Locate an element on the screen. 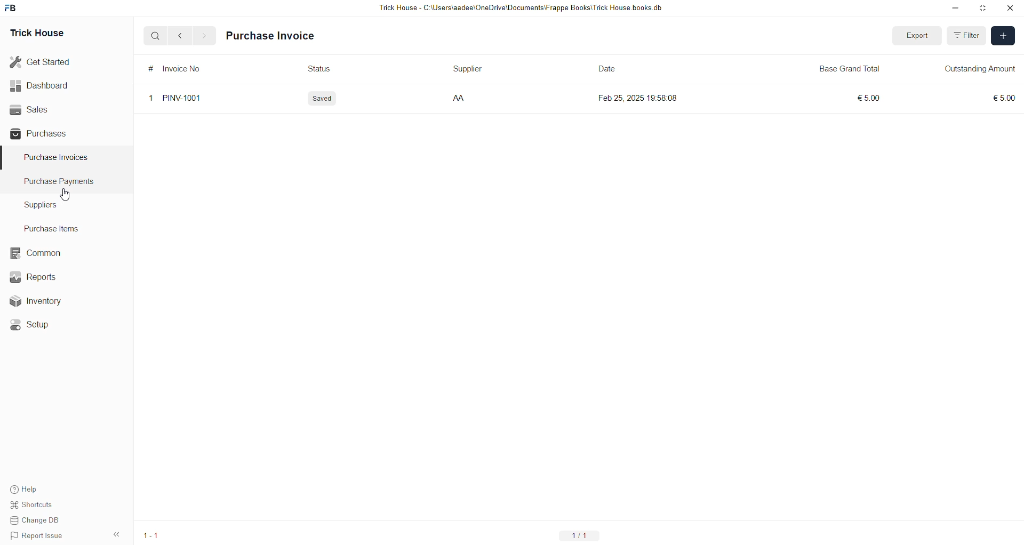  Feb 25, 2025 19:58:08 is located at coordinates (634, 100).